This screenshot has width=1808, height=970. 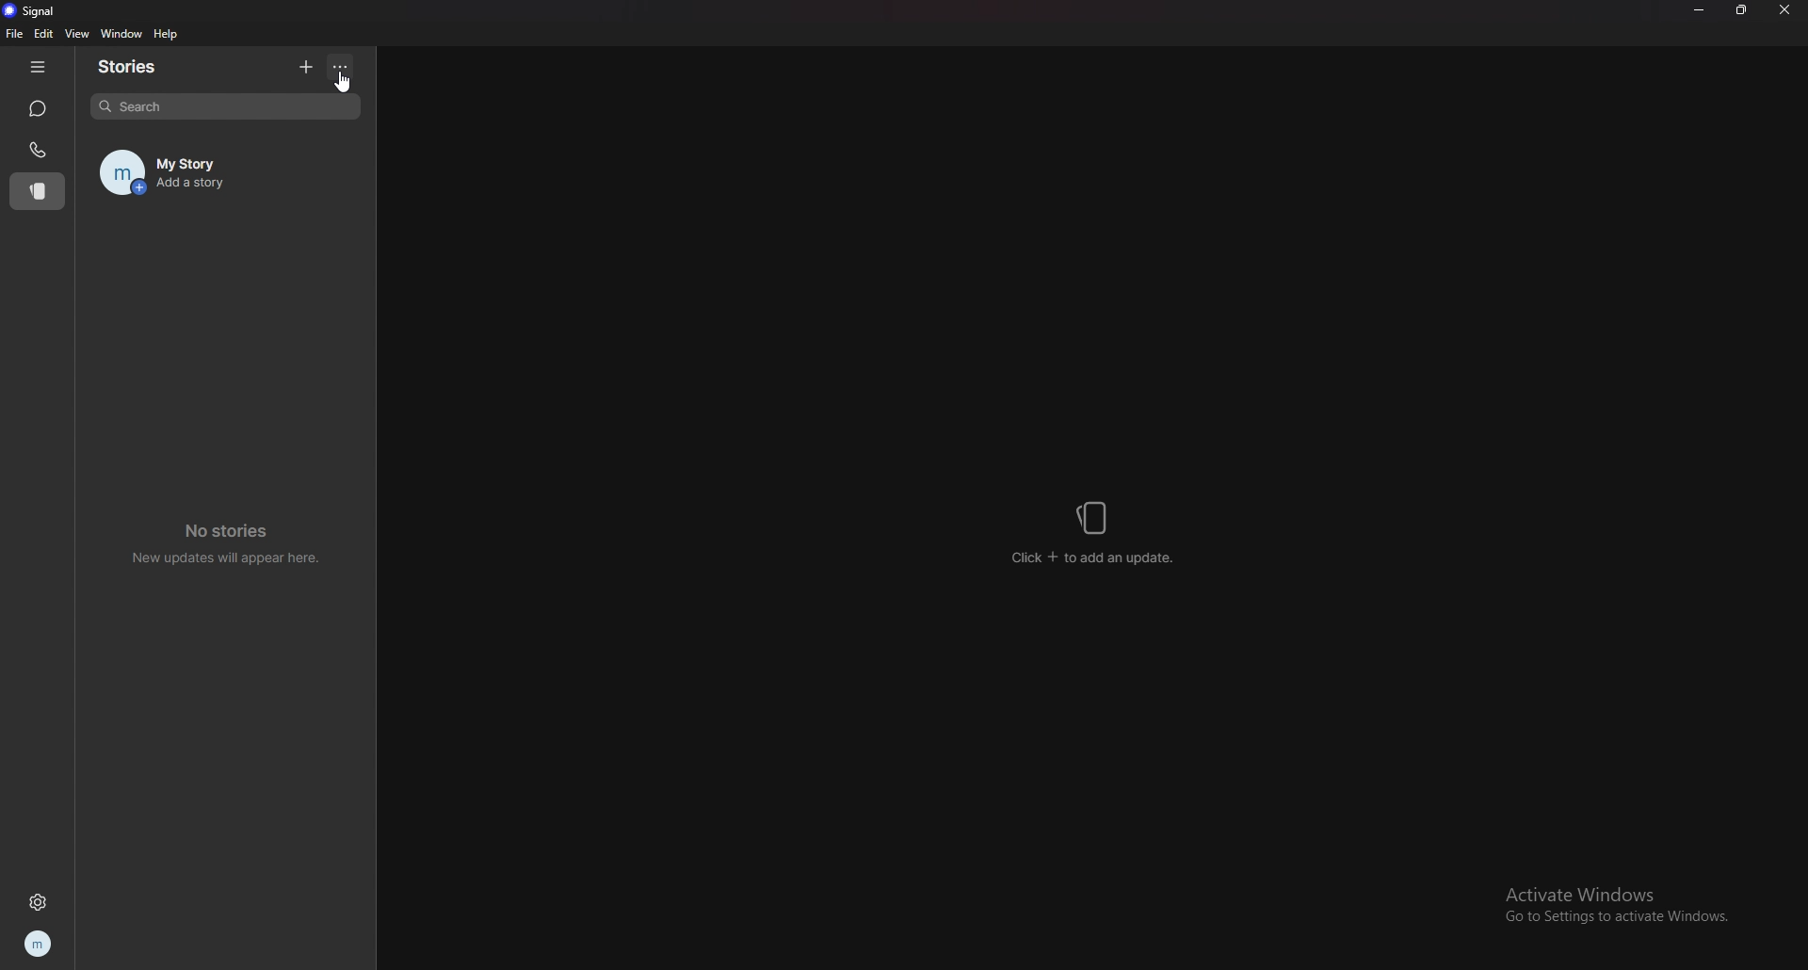 What do you see at coordinates (38, 192) in the screenshot?
I see `stories` at bounding box center [38, 192].